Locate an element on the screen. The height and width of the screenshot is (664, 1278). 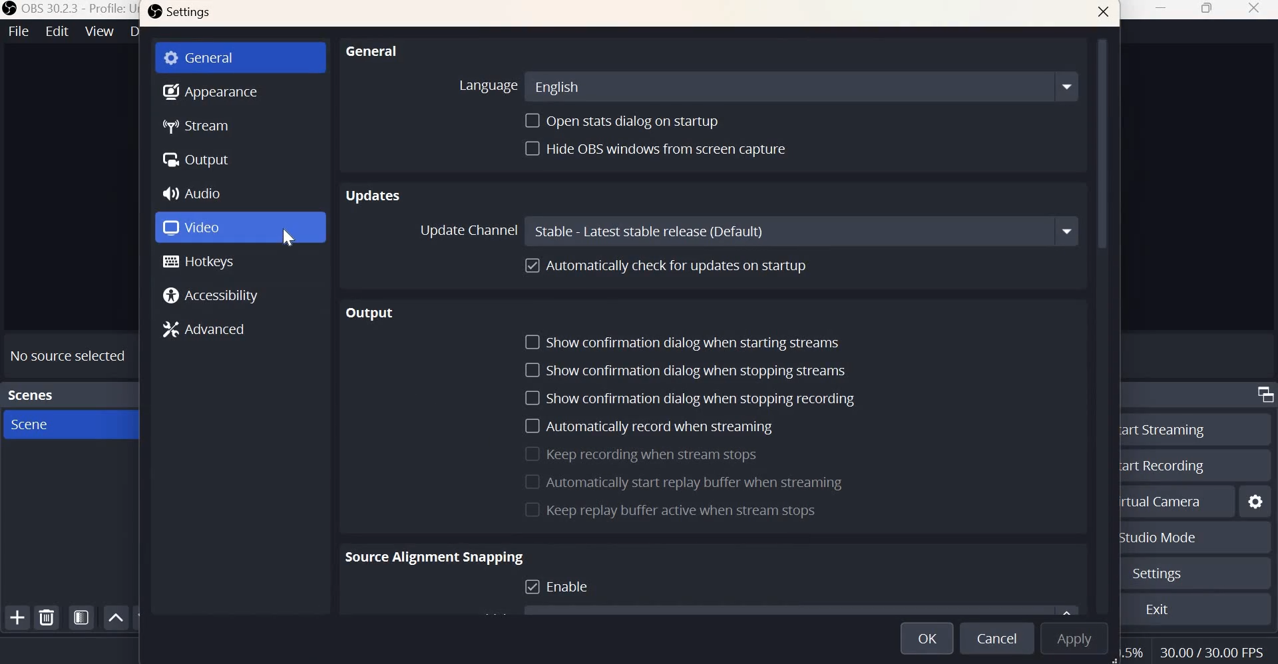
Appearance is located at coordinates (210, 90).